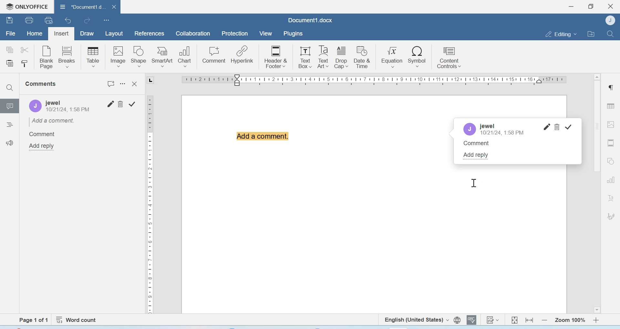 This screenshot has width=620, height=329. I want to click on Comments button, so click(111, 84).